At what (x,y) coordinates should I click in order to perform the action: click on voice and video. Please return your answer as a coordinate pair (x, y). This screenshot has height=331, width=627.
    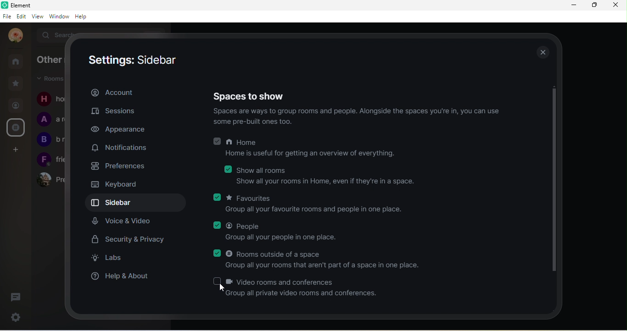
    Looking at the image, I should click on (123, 221).